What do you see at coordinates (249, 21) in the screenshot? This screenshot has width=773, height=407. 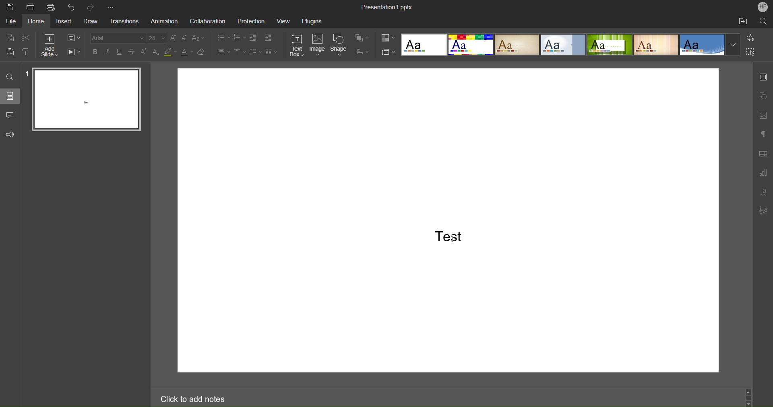 I see `Protection` at bounding box center [249, 21].